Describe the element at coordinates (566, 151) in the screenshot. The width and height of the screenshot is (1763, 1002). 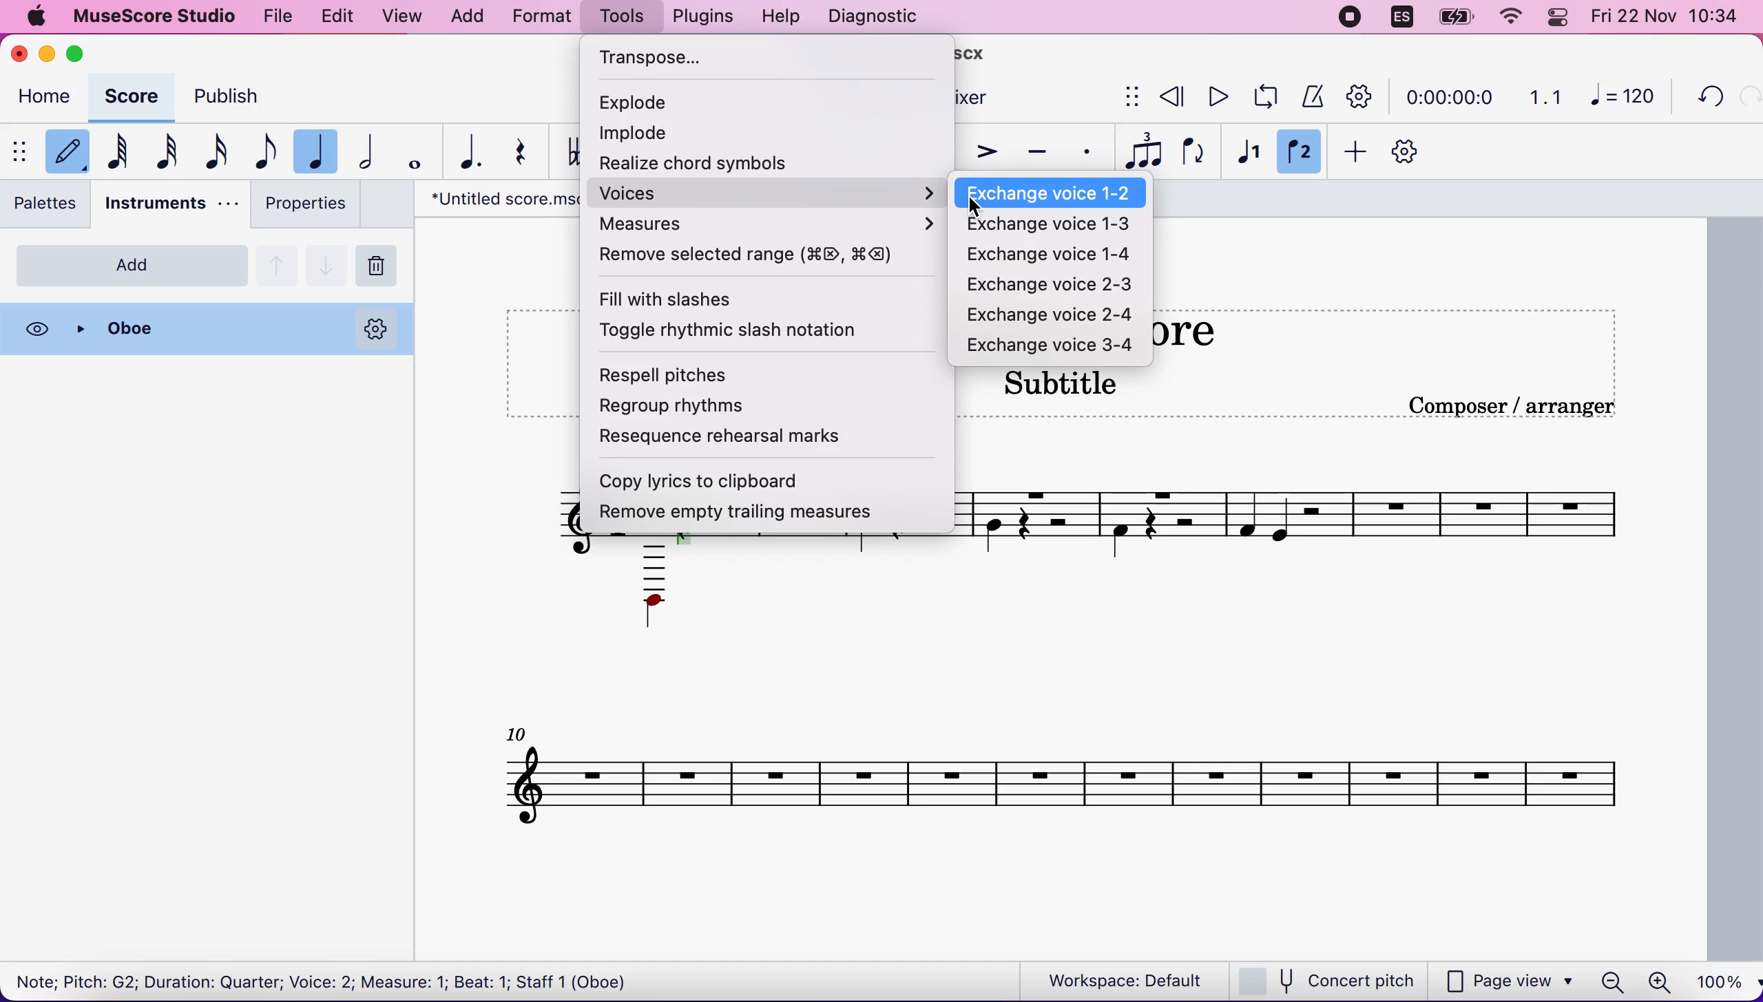
I see `toggle double flat` at that location.